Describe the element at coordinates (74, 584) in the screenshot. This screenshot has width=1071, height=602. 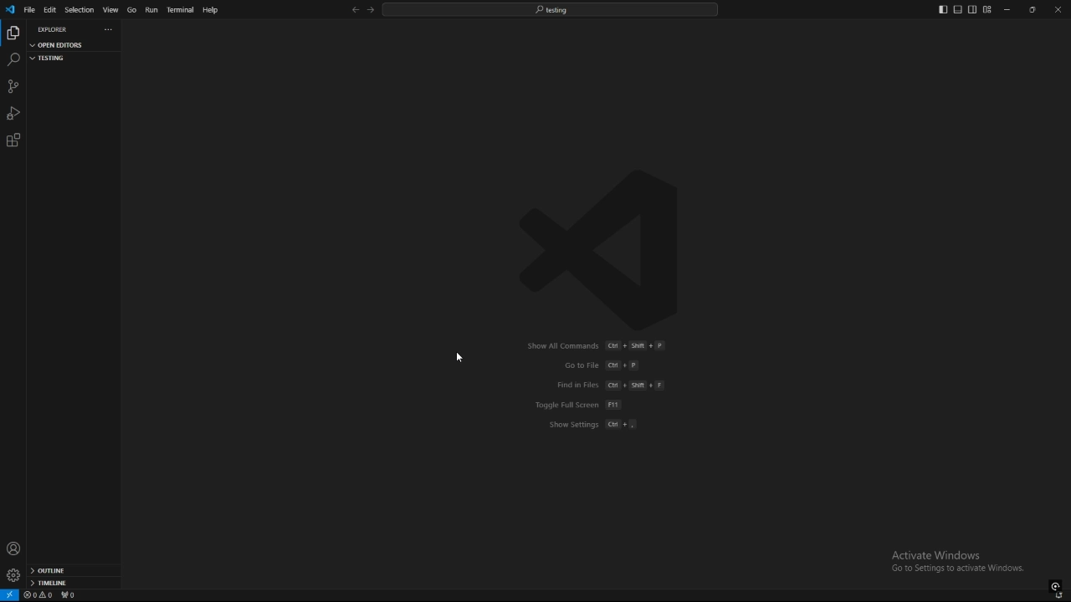
I see `timeline` at that location.